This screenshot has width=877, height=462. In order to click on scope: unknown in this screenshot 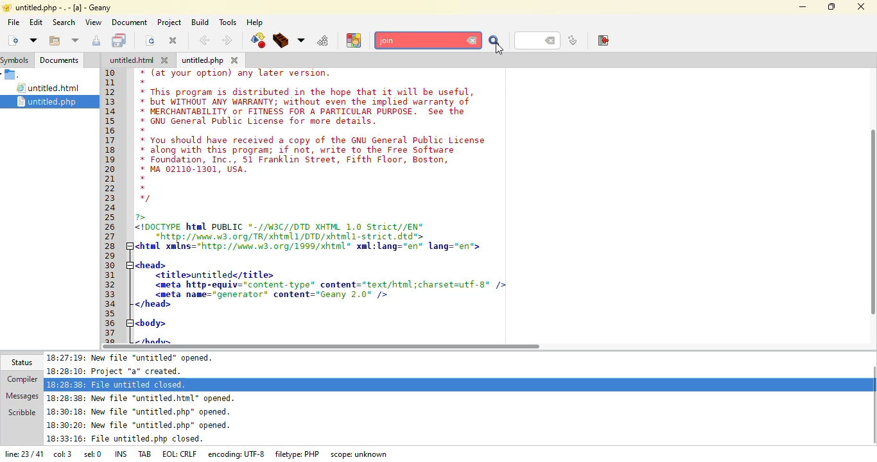, I will do `click(360, 454)`.